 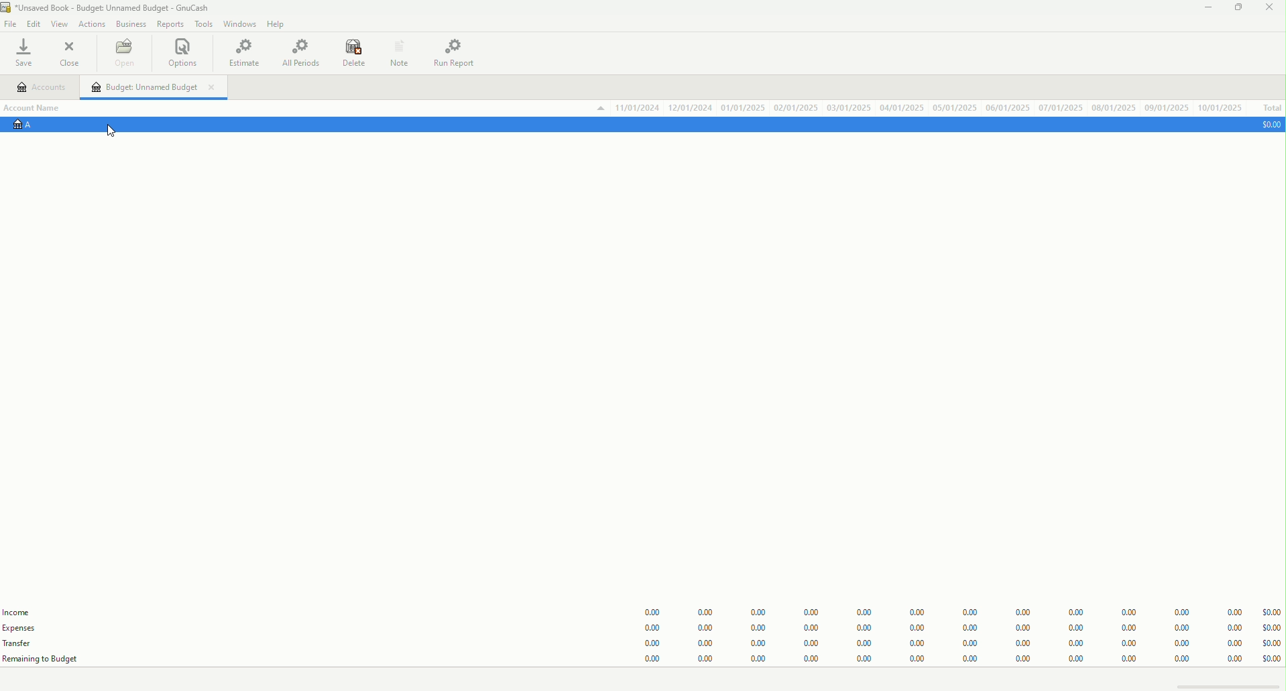 I want to click on File, so click(x=10, y=24).